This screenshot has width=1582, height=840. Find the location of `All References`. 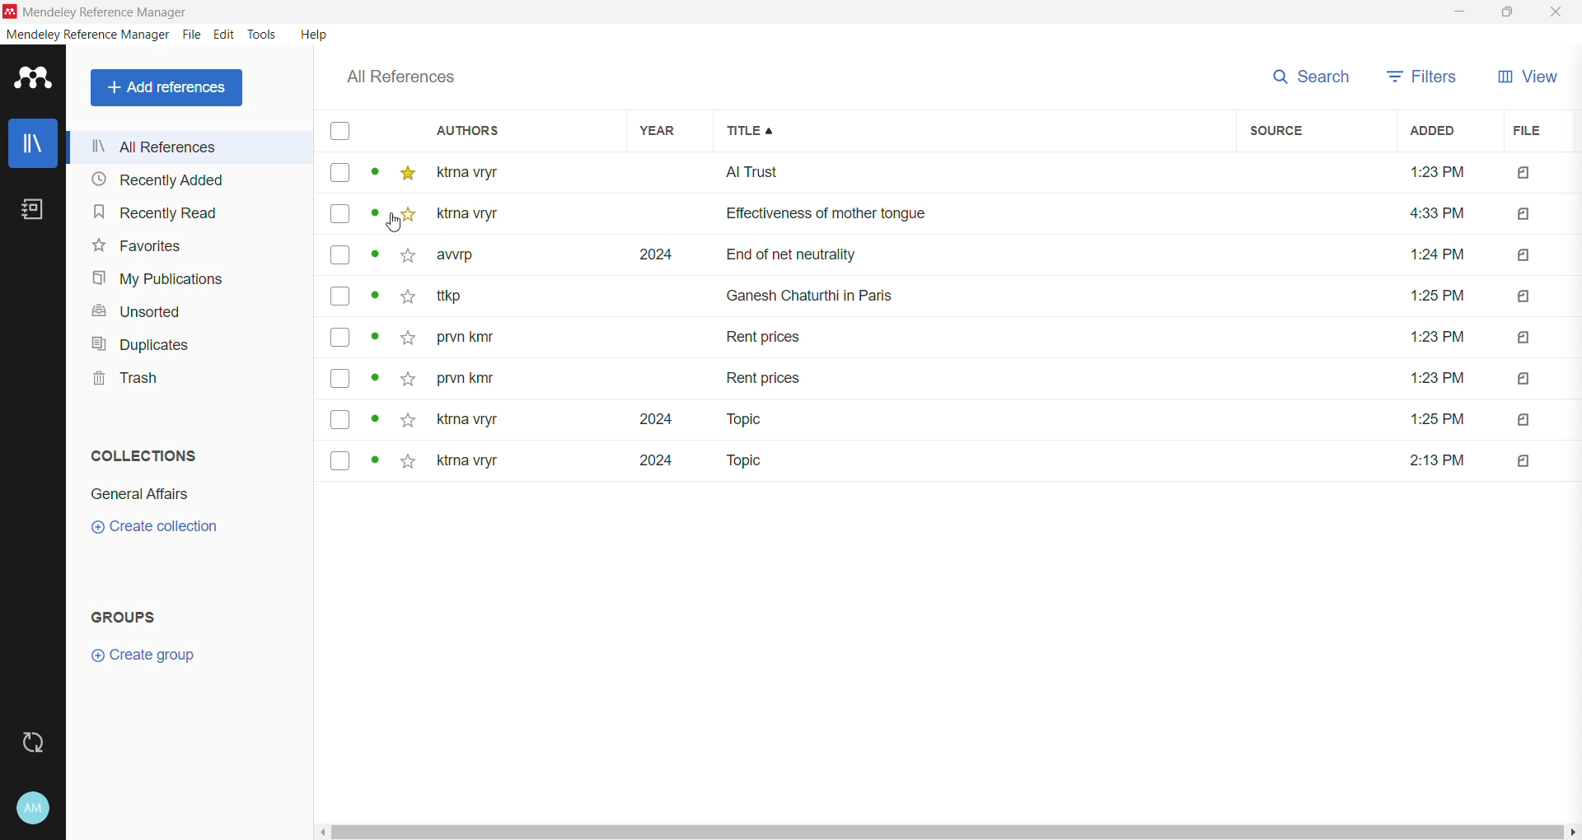

All References is located at coordinates (170, 88).